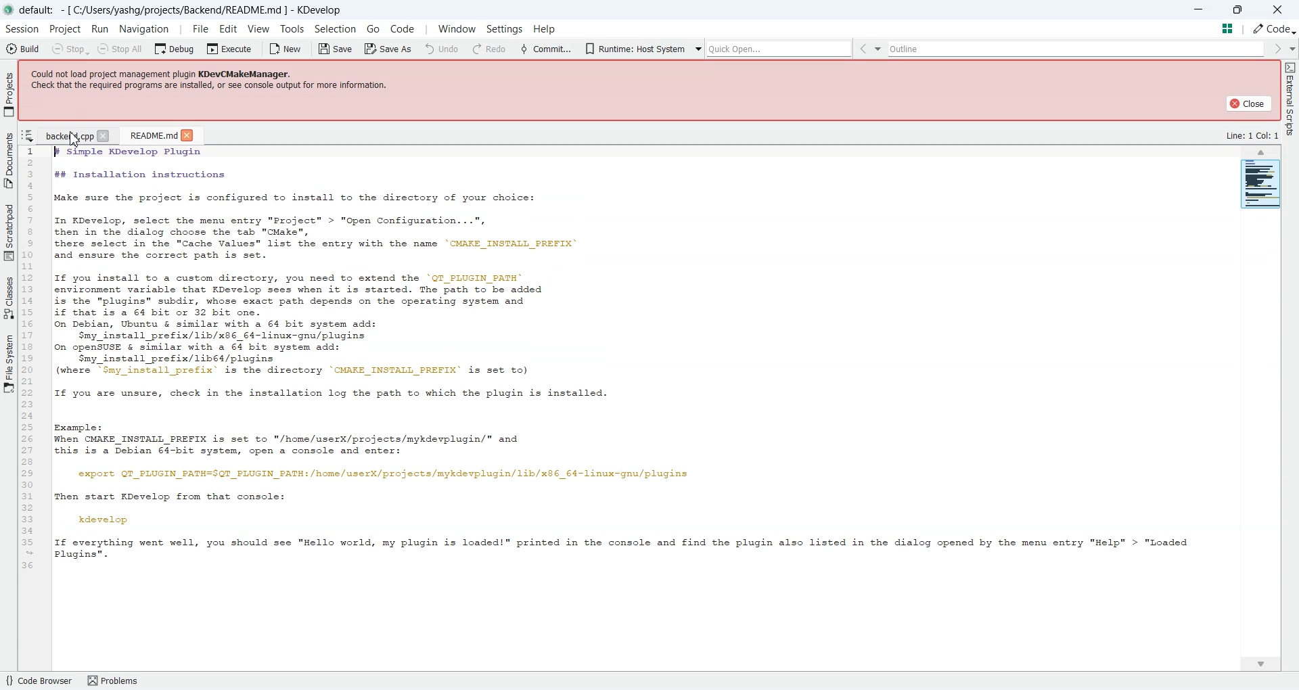 Image resolution: width=1299 pixels, height=690 pixels. I want to click on Could not load project management plugin KDevCMakeManager., so click(168, 72).